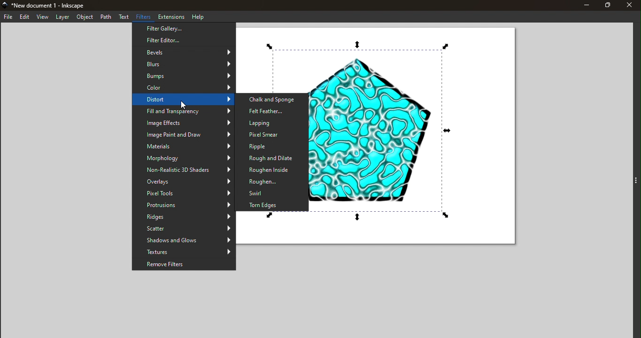 The image size is (641, 338). What do you see at coordinates (8, 16) in the screenshot?
I see `File` at bounding box center [8, 16].